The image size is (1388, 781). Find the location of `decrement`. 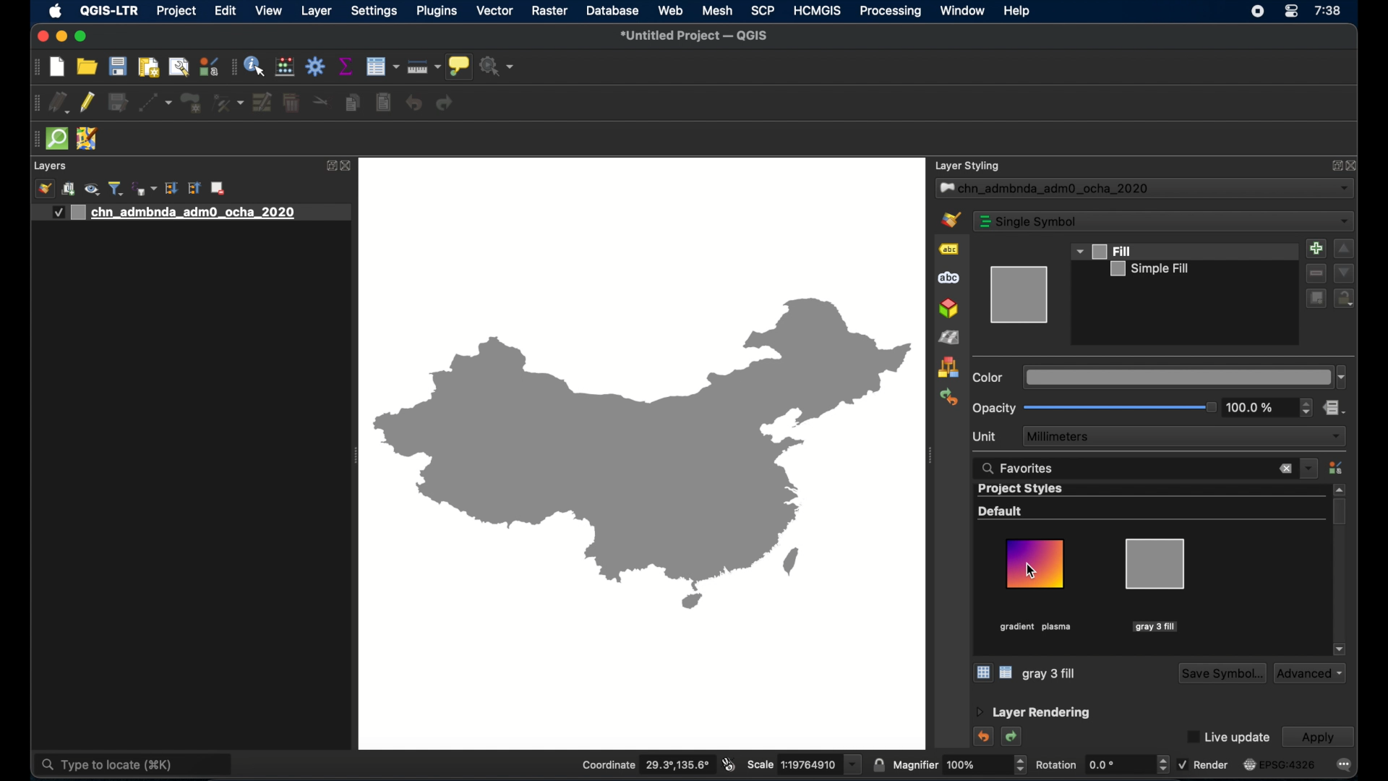

decrement is located at coordinates (1344, 273).